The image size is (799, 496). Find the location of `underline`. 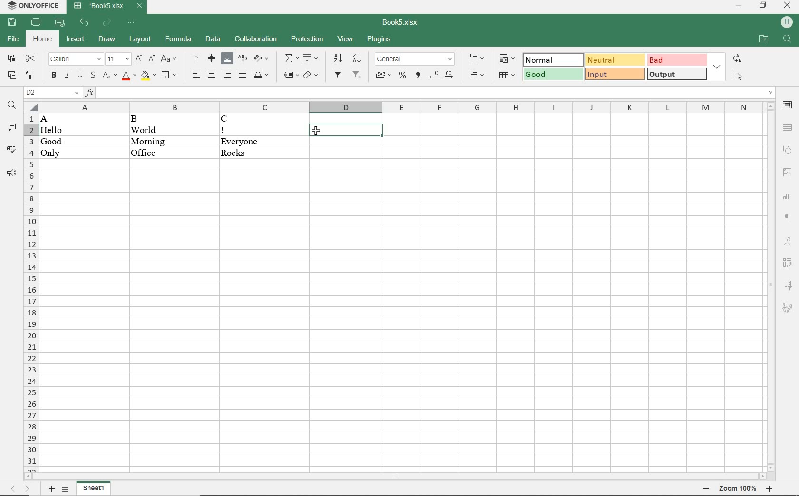

underline is located at coordinates (80, 76).